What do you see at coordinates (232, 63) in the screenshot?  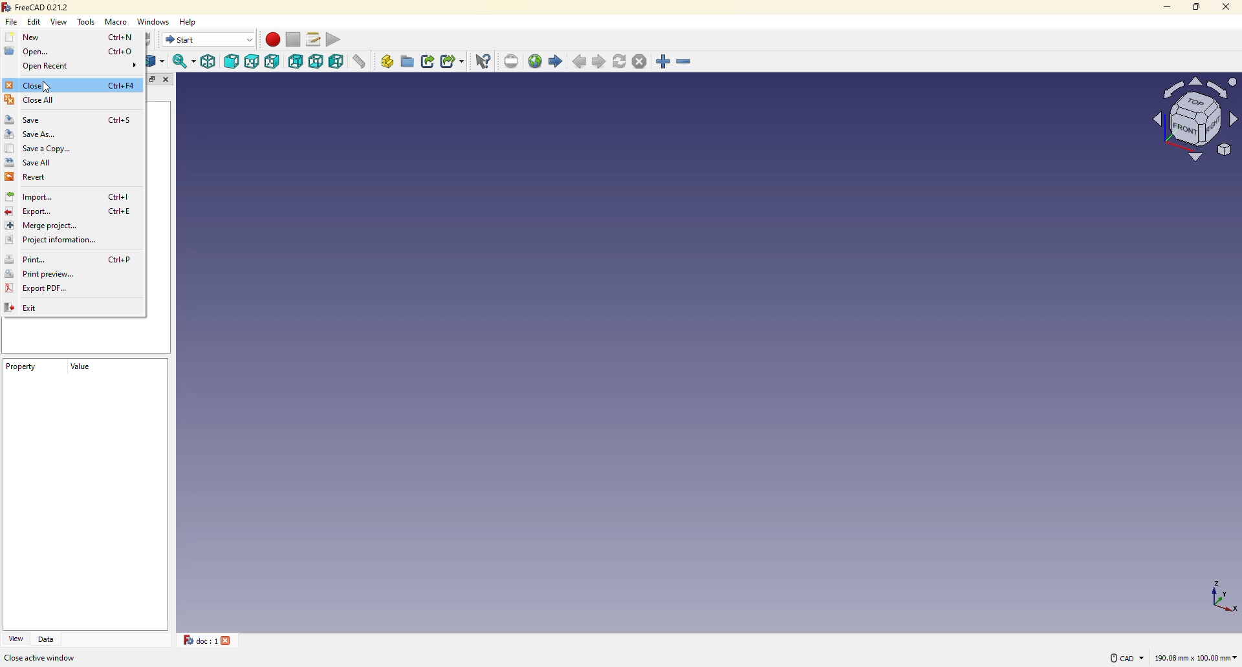 I see `front` at bounding box center [232, 63].